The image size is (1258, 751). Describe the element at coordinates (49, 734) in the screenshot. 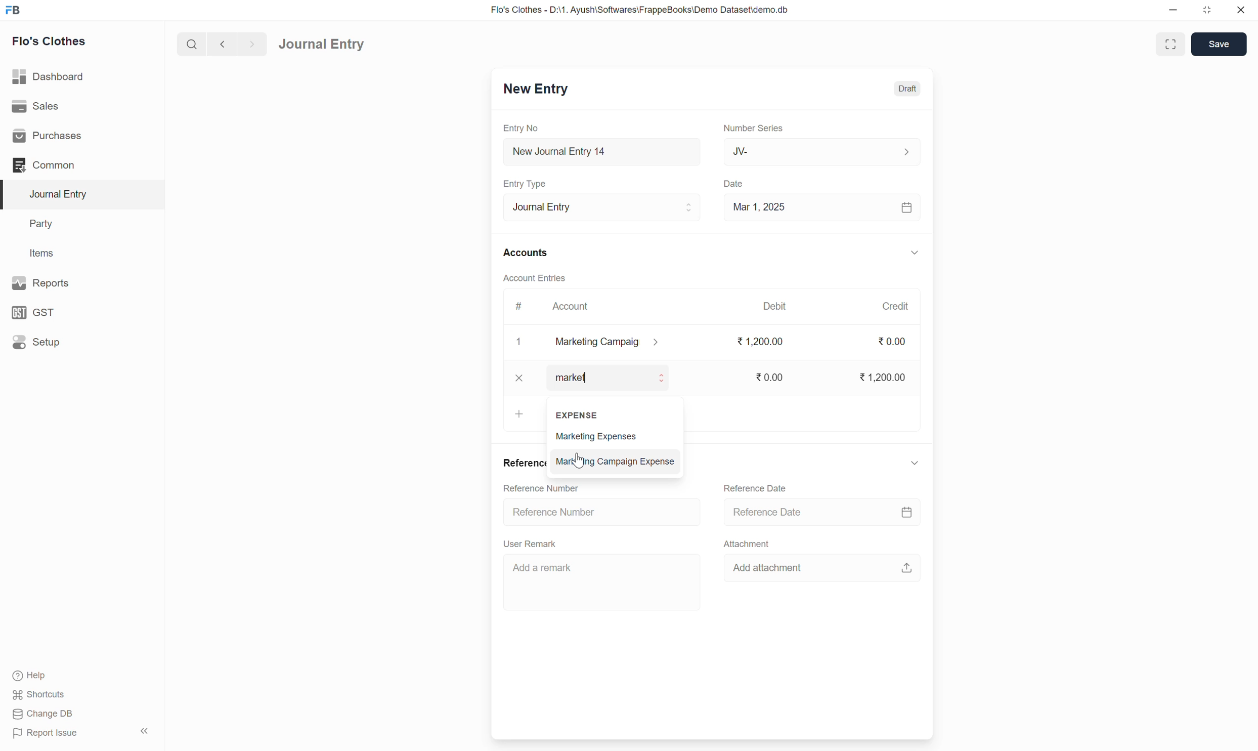

I see `Report Issue` at that location.